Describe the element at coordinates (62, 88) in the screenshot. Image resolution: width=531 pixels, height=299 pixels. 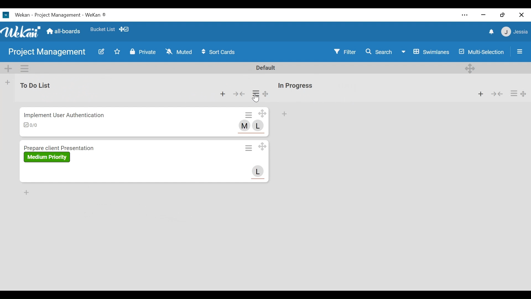
I see `List` at that location.